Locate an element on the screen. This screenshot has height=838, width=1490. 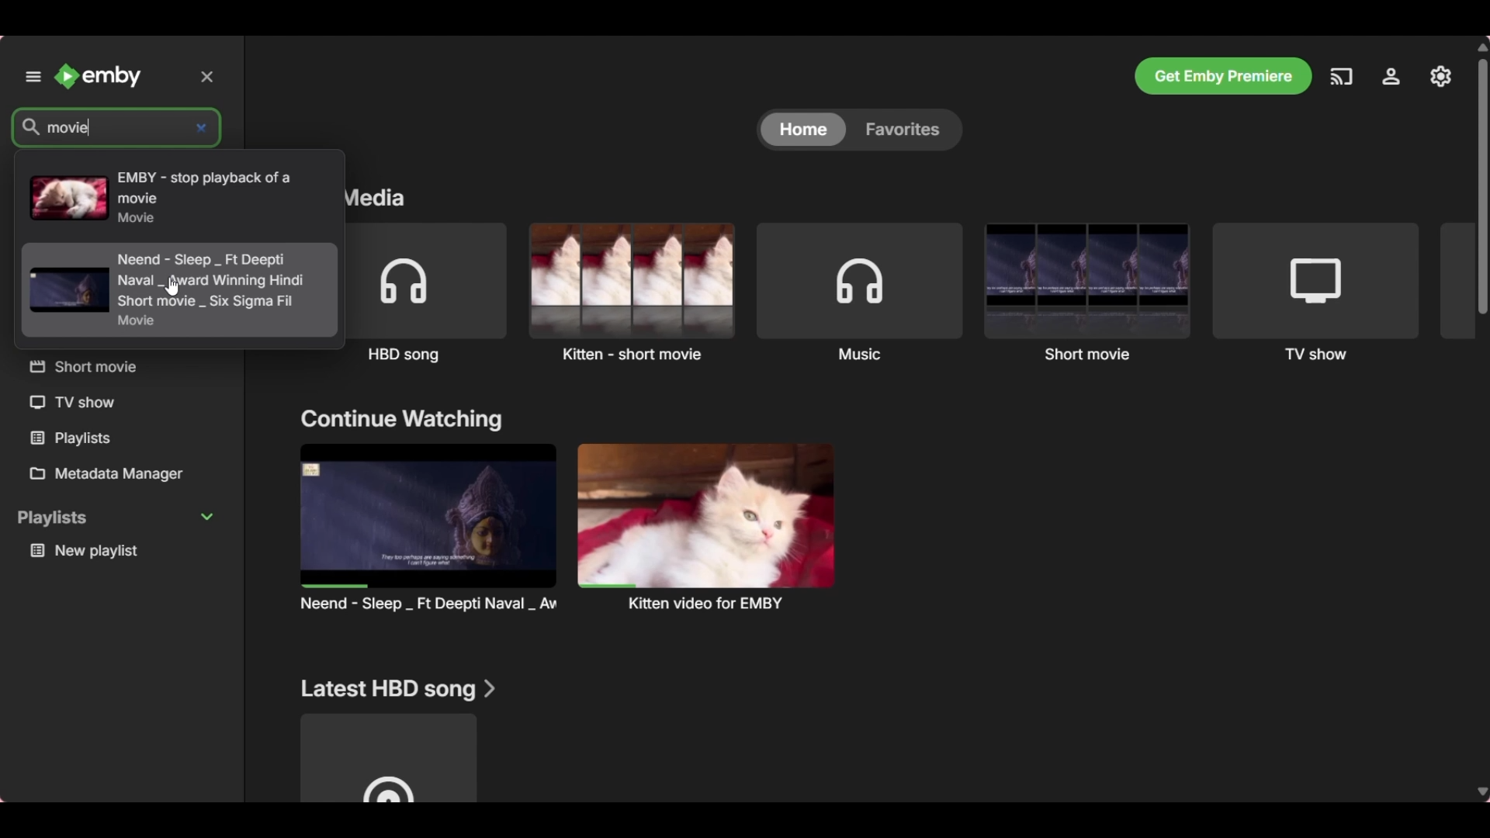
 is located at coordinates (175, 292).